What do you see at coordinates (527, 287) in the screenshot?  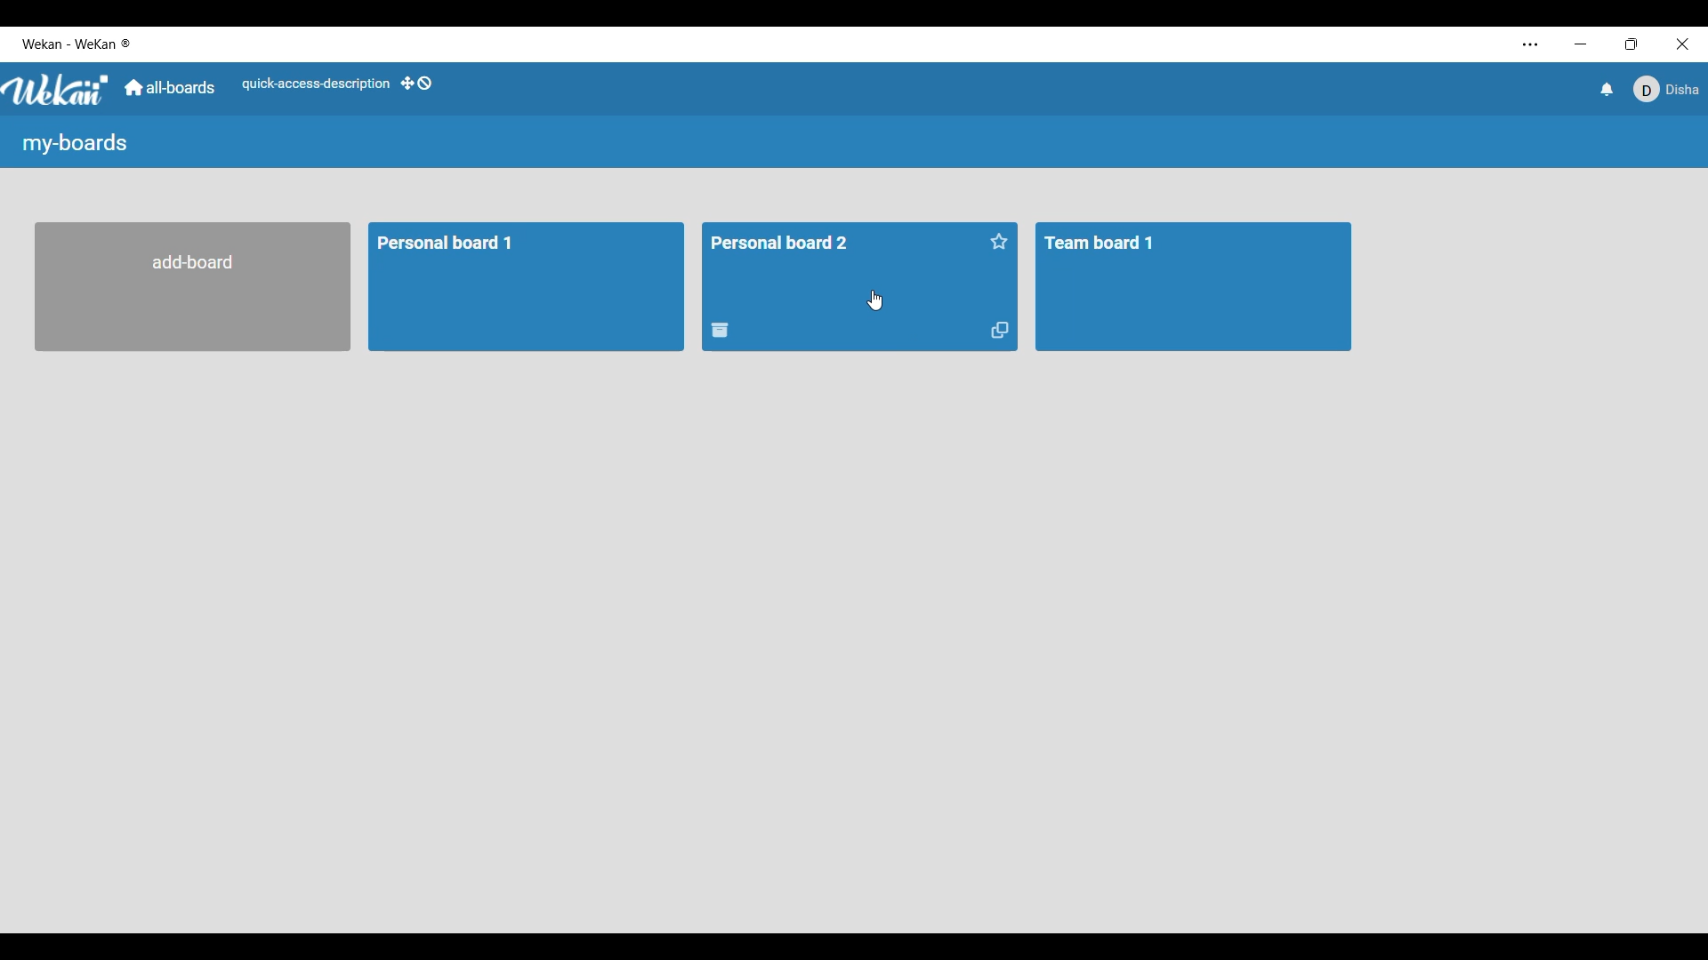 I see `Personal board 1` at bounding box center [527, 287].